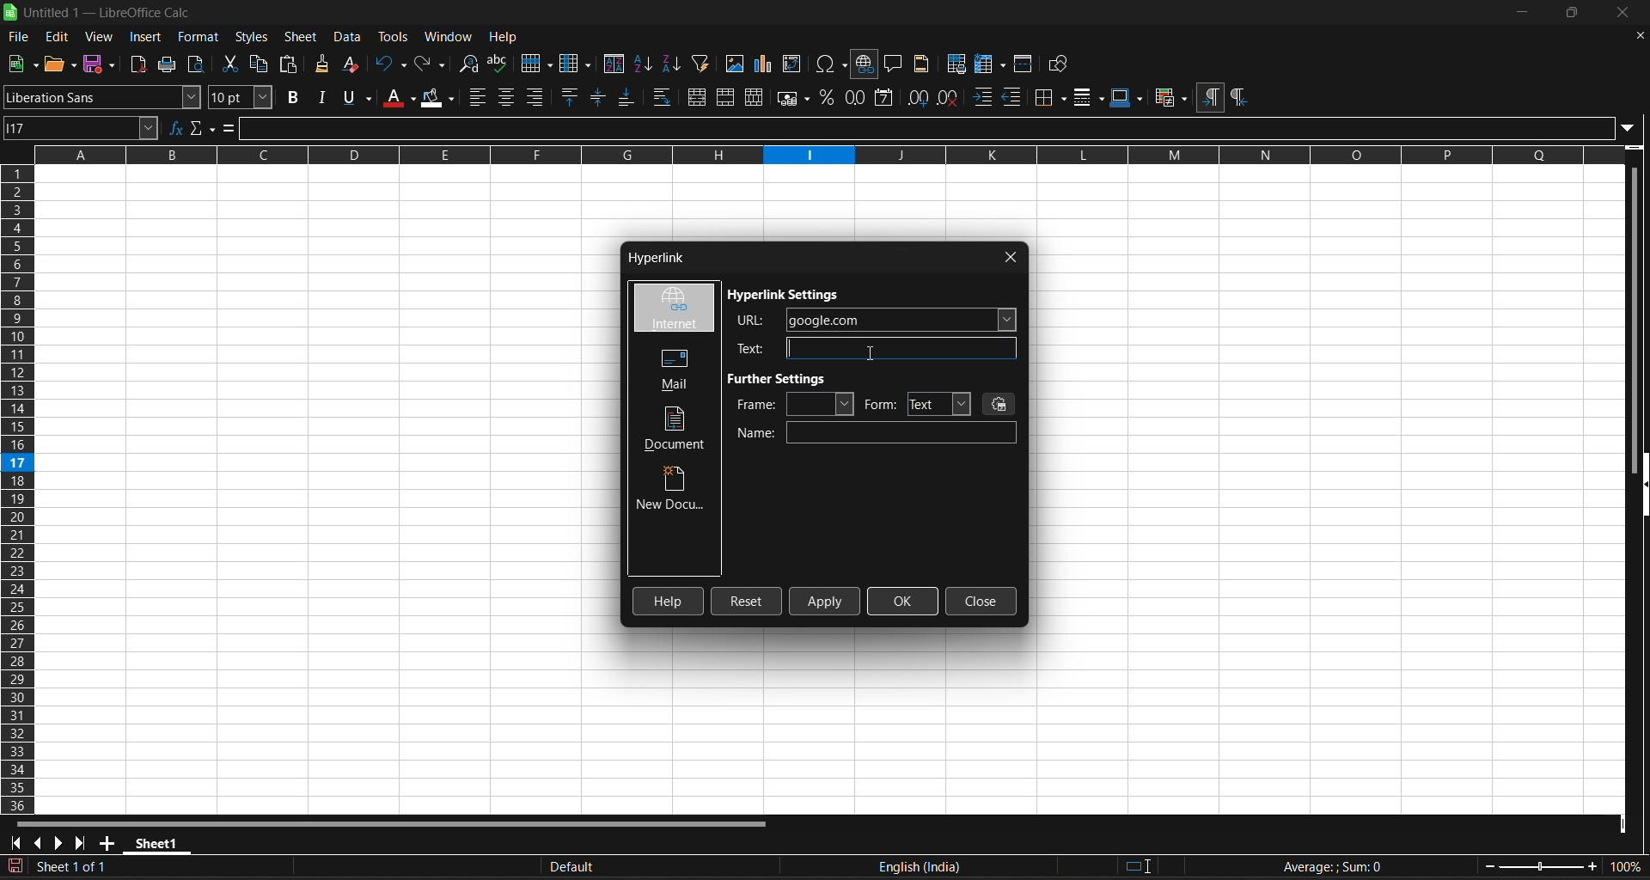 This screenshot has height=880, width=1650. Describe the element at coordinates (199, 64) in the screenshot. I see `toggle print preview` at that location.